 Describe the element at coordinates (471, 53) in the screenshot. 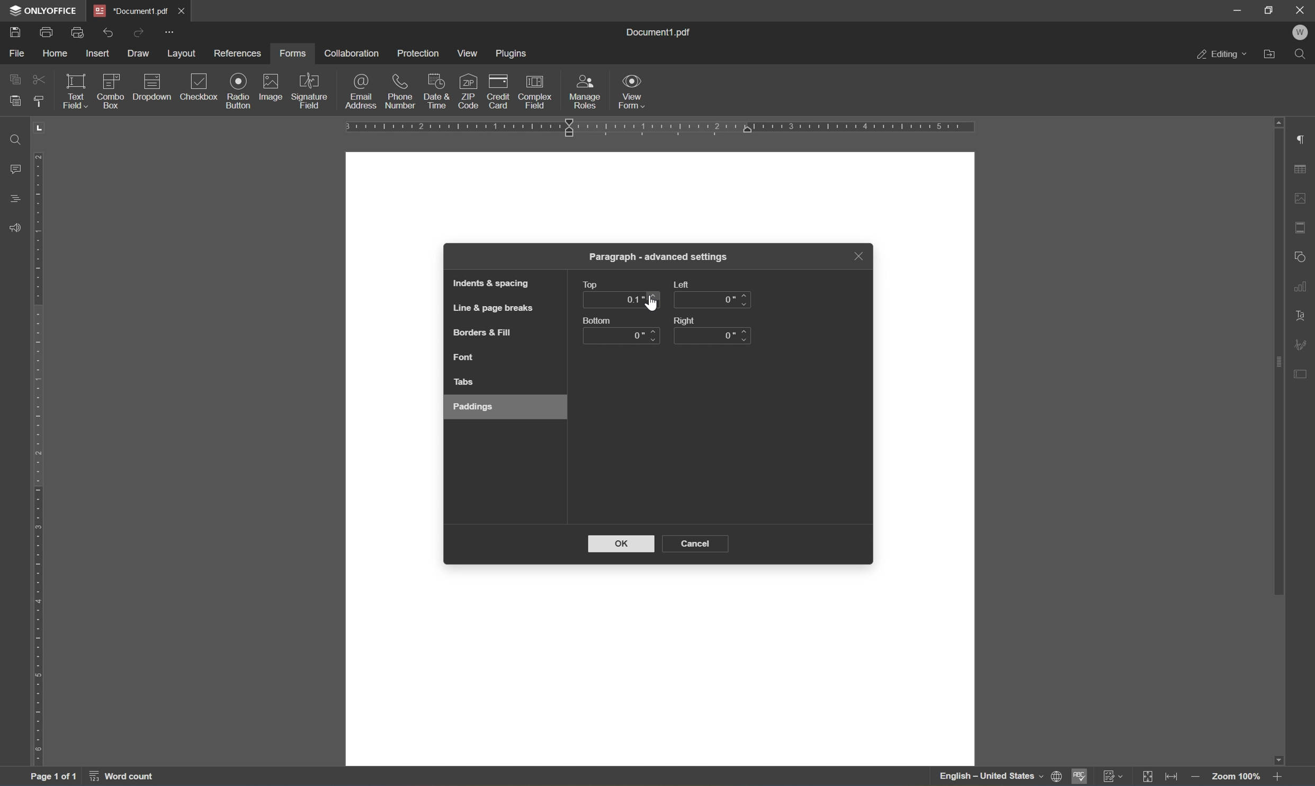

I see `view` at that location.